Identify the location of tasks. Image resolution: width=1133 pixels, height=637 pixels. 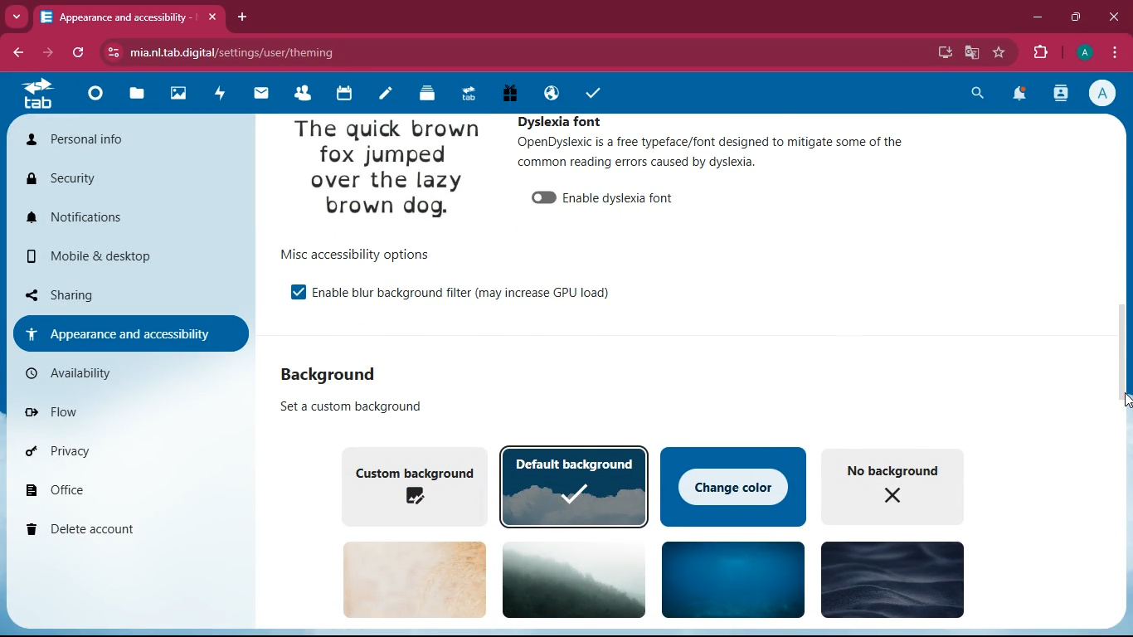
(592, 94).